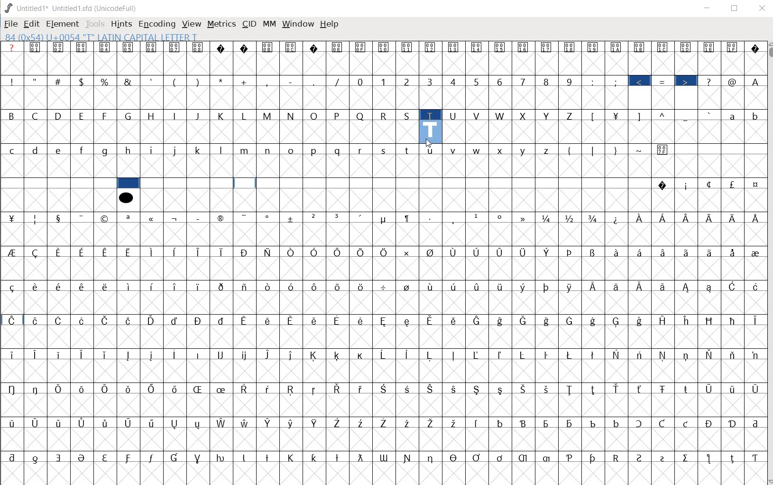 The width and height of the screenshot is (773, 485). Describe the element at coordinates (455, 286) in the screenshot. I see `Symbol` at that location.